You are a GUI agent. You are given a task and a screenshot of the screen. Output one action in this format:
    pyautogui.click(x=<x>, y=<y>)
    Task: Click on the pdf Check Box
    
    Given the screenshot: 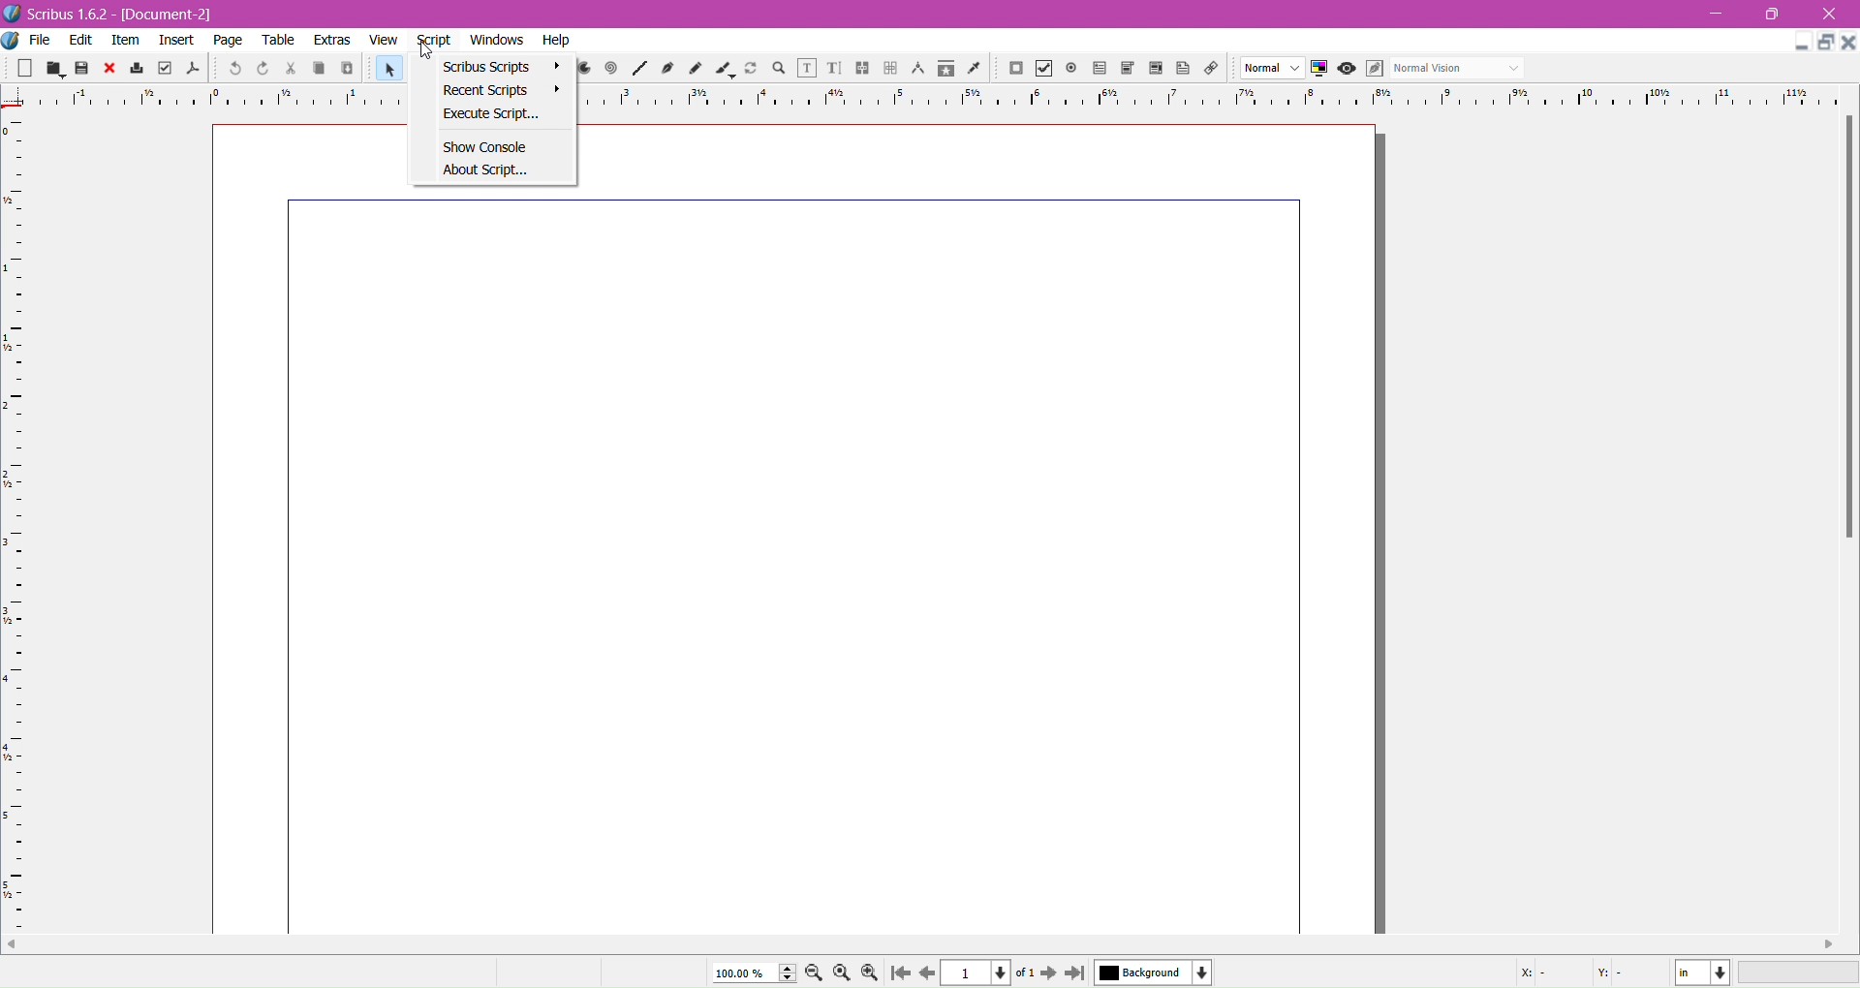 What is the action you would take?
    pyautogui.click(x=1042, y=69)
    